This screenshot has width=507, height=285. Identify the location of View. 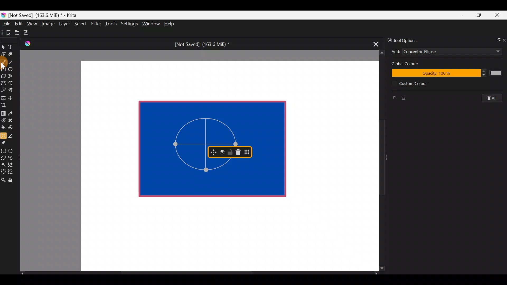
(32, 24).